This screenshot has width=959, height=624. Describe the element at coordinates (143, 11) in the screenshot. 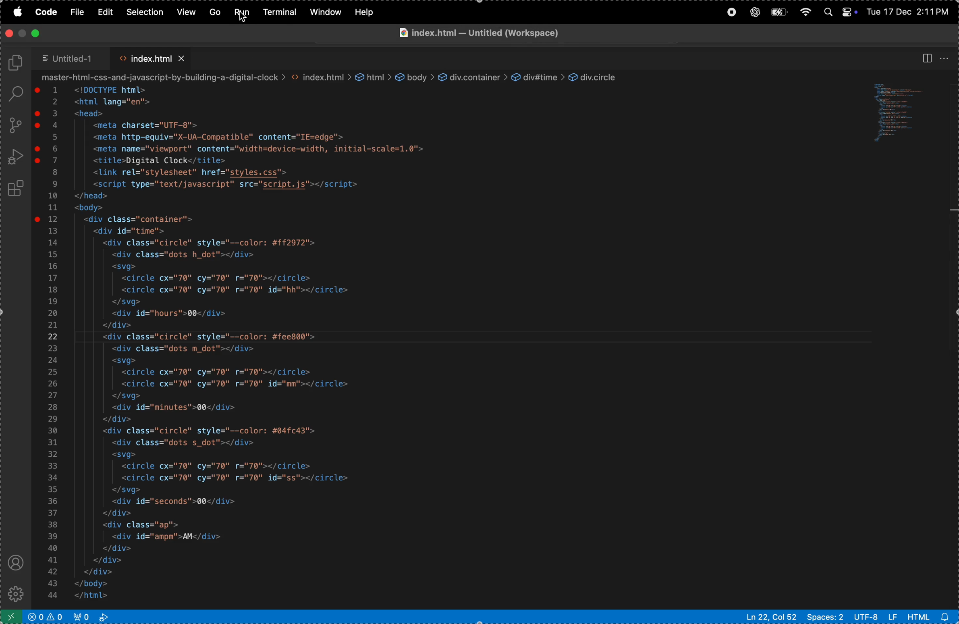

I see `selection` at that location.